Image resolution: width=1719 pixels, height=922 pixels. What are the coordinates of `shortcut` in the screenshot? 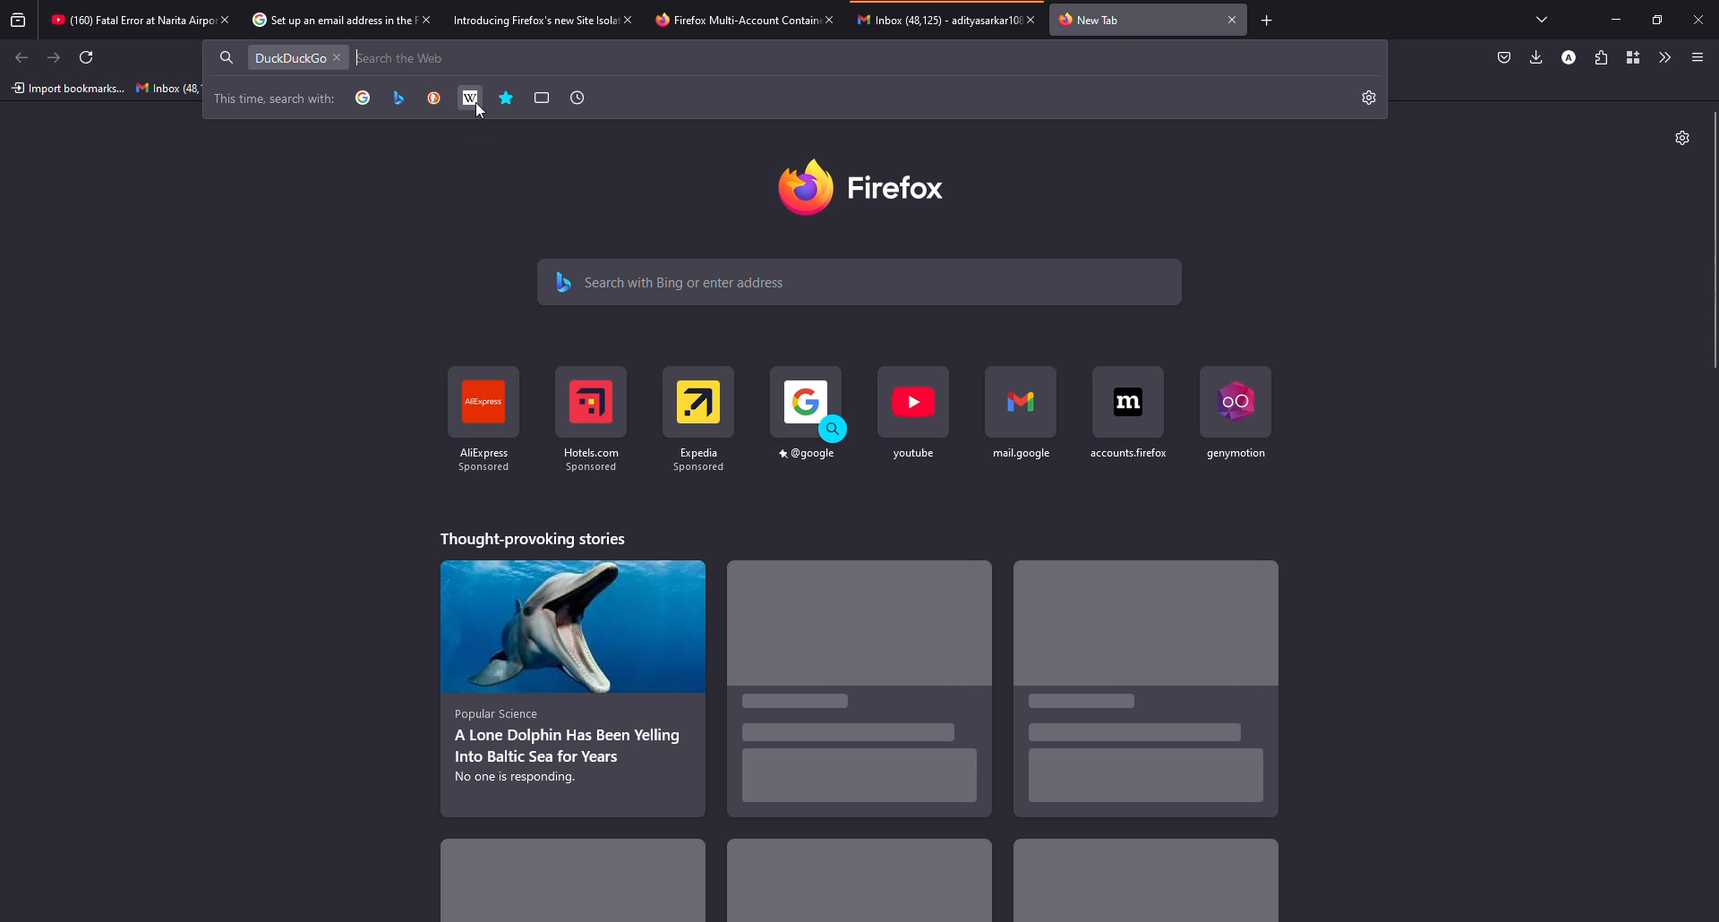 It's located at (591, 426).